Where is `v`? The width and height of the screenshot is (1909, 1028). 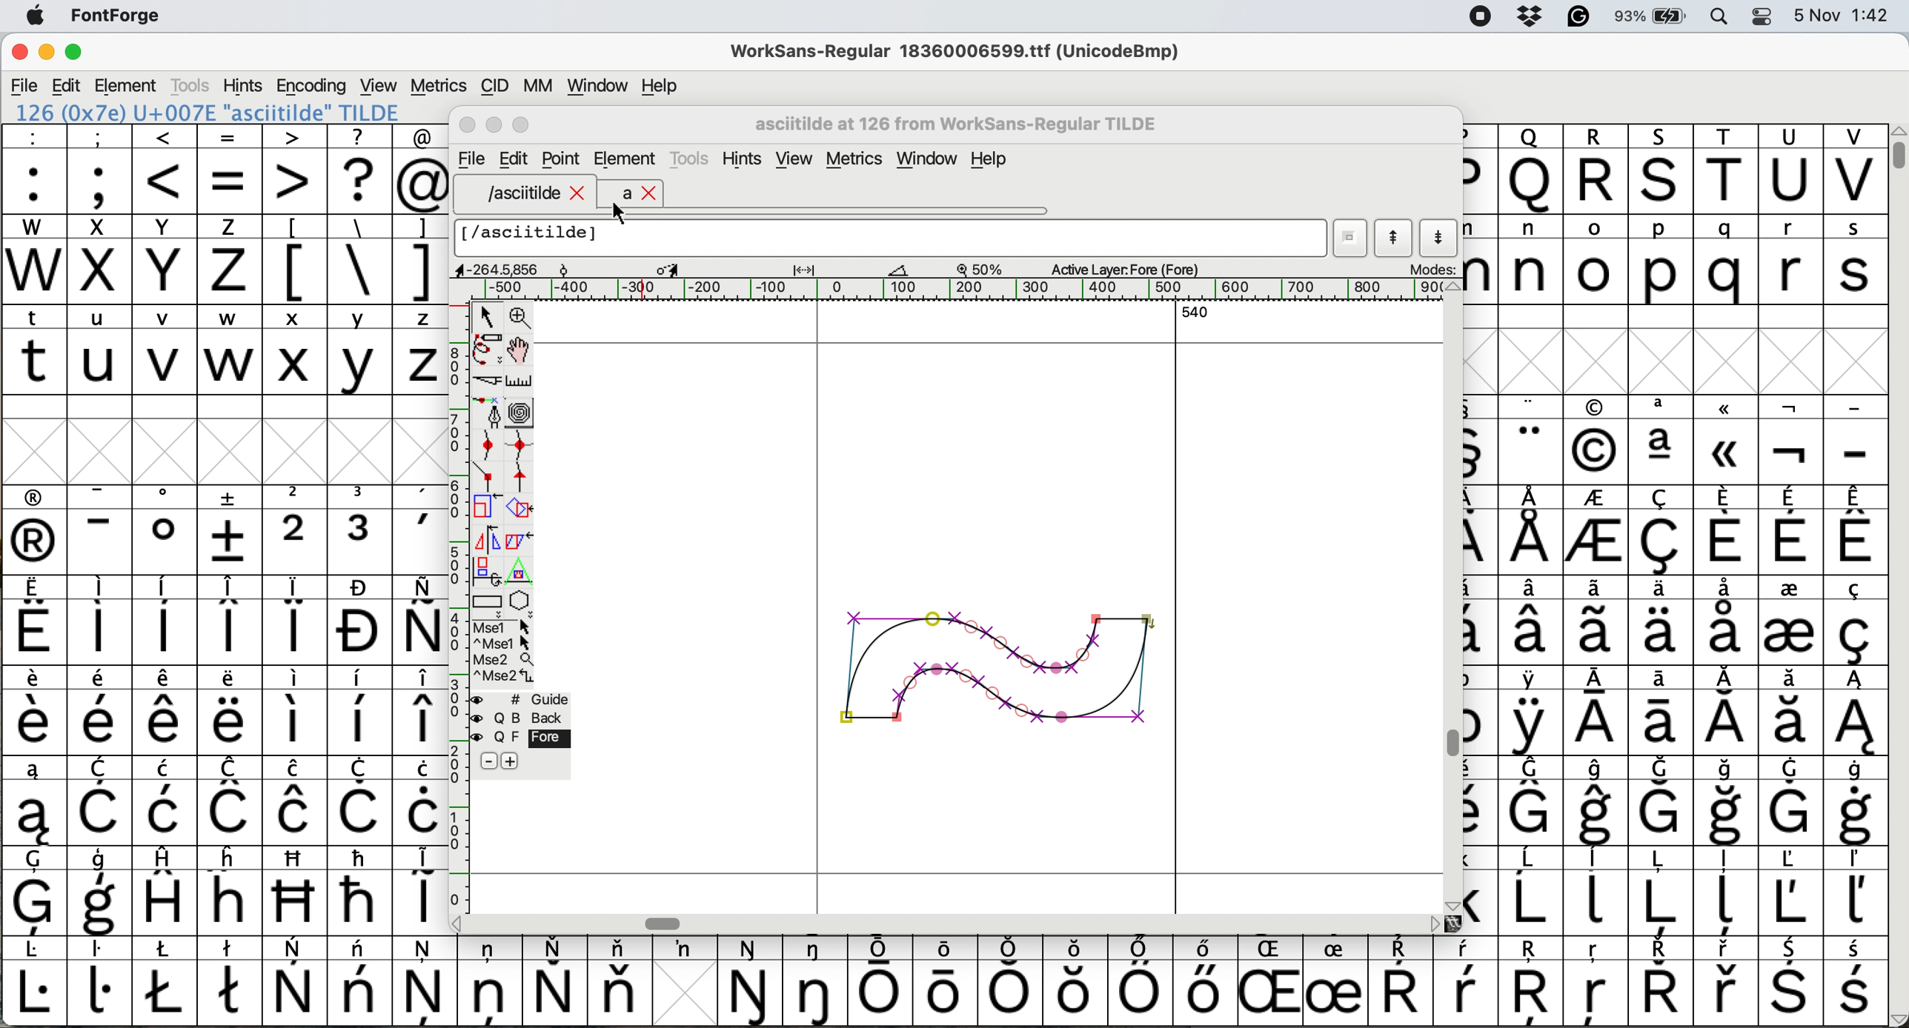 v is located at coordinates (165, 352).